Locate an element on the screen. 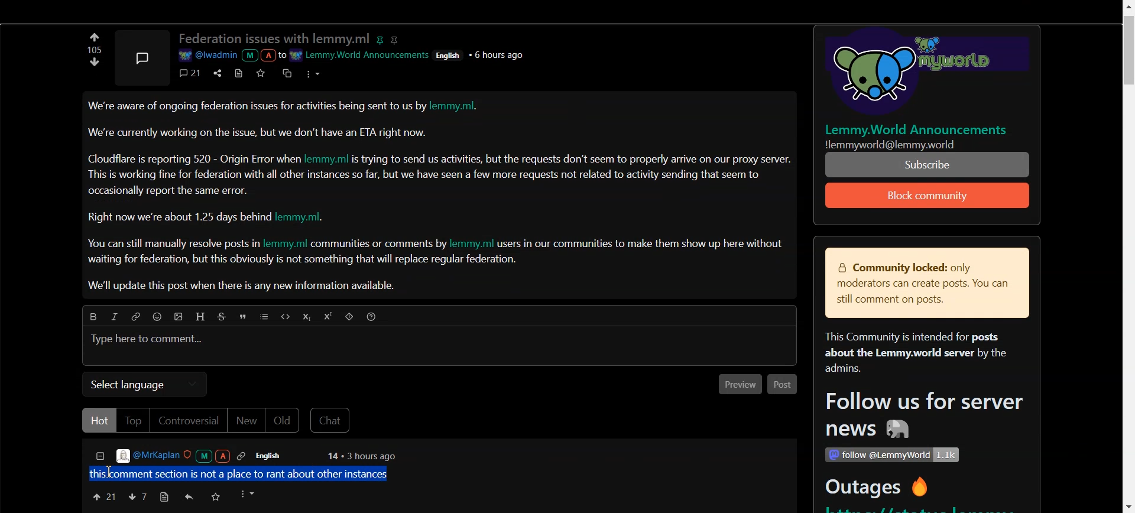 The width and height of the screenshot is (1135, 513). Bold is located at coordinates (90, 315).